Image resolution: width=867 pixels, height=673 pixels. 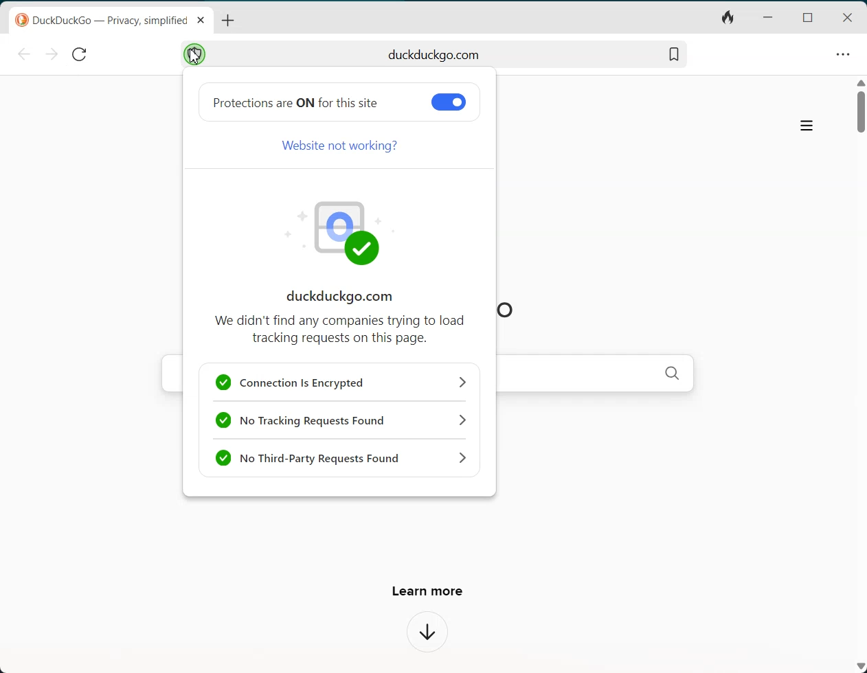 I want to click on vertical scrollbar, so click(x=862, y=113).